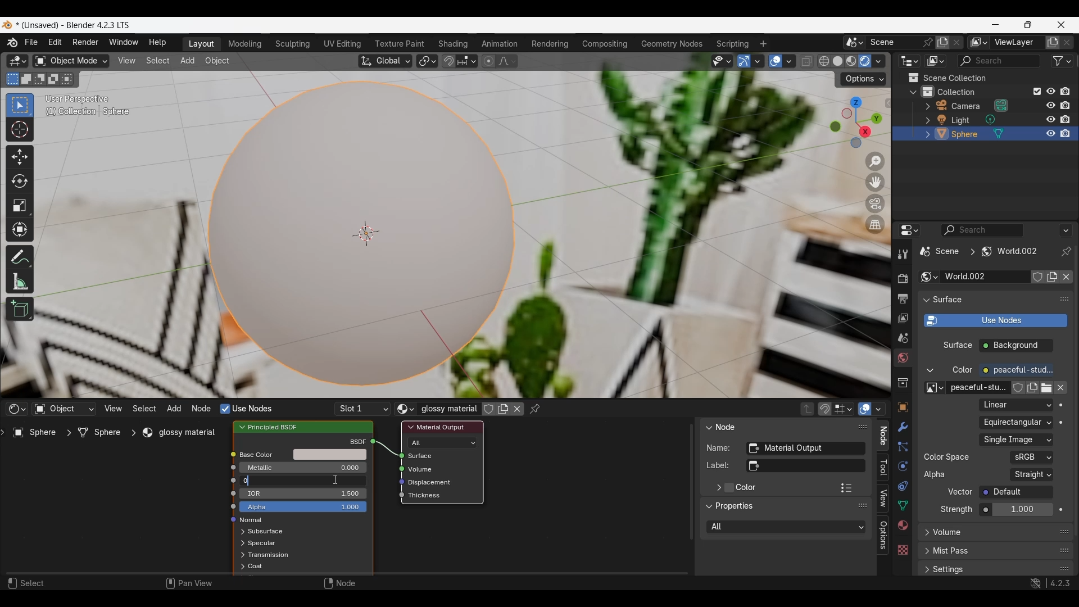 The image size is (1079, 607). What do you see at coordinates (1031, 457) in the screenshot?
I see `Color space` at bounding box center [1031, 457].